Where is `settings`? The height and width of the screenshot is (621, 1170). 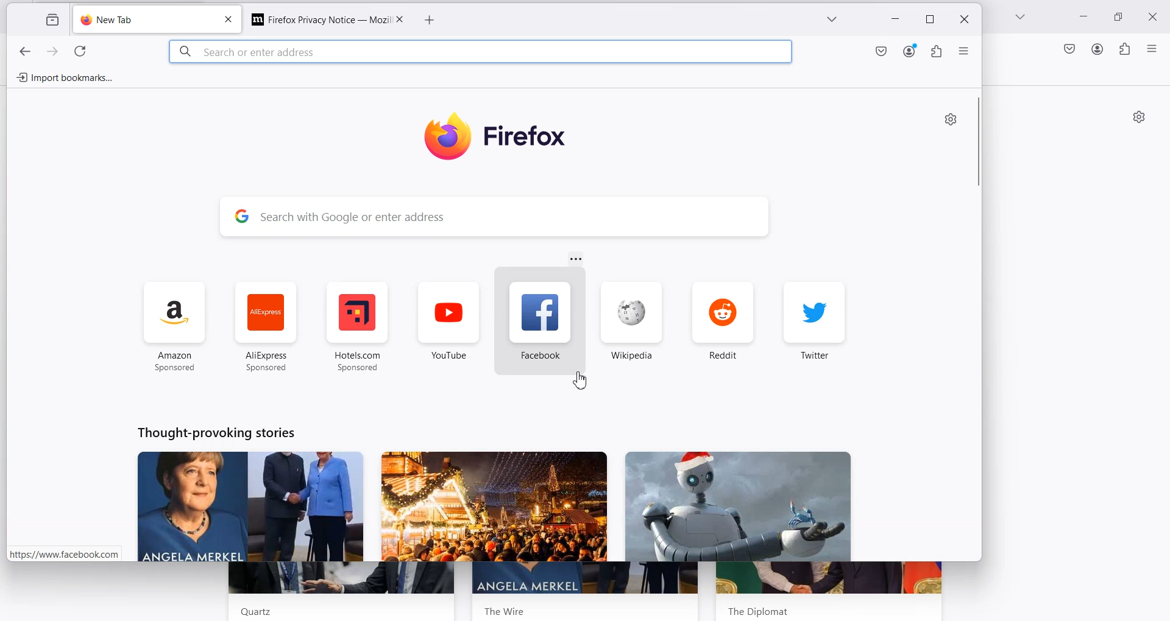
settings is located at coordinates (947, 119).